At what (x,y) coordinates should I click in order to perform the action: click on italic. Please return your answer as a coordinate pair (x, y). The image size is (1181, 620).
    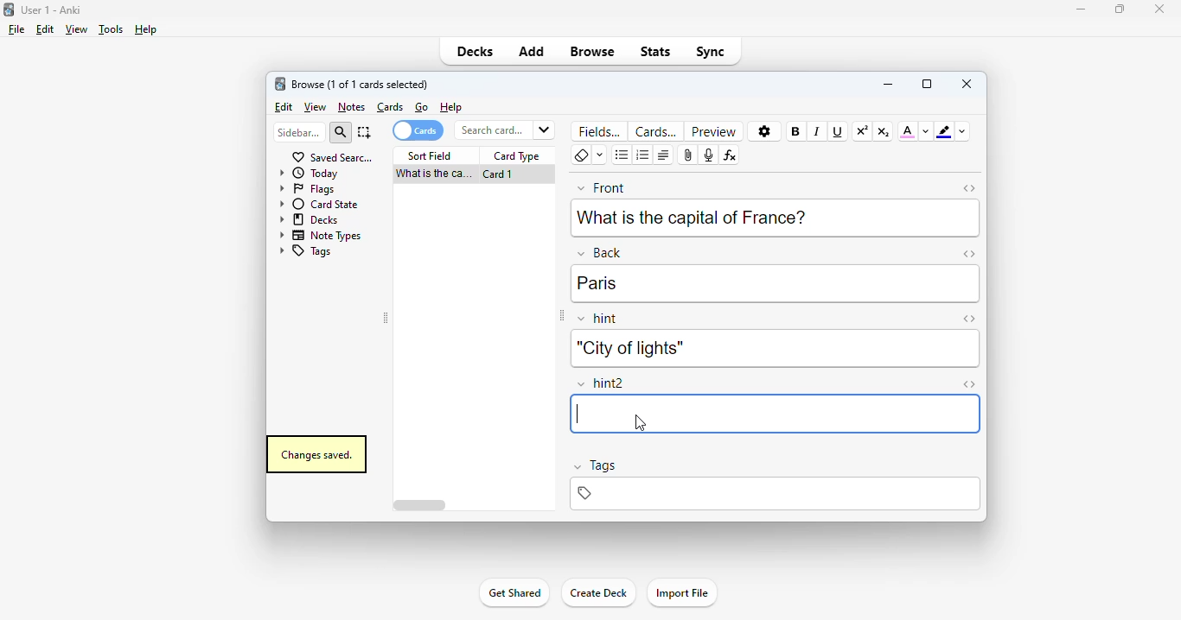
    Looking at the image, I should click on (816, 131).